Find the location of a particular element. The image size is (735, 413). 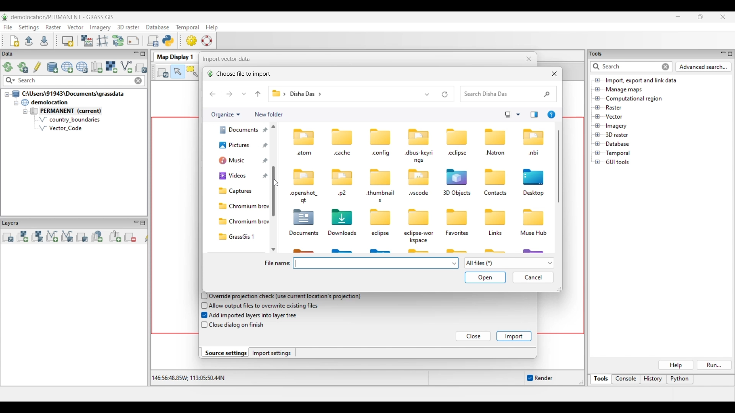

Co-ordinates of the cursor within the display area is located at coordinates (187, 378).